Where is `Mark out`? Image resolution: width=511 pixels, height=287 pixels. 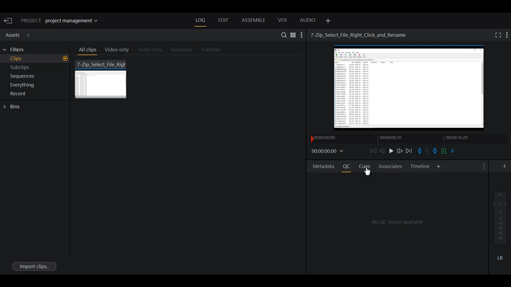 Mark out is located at coordinates (434, 151).